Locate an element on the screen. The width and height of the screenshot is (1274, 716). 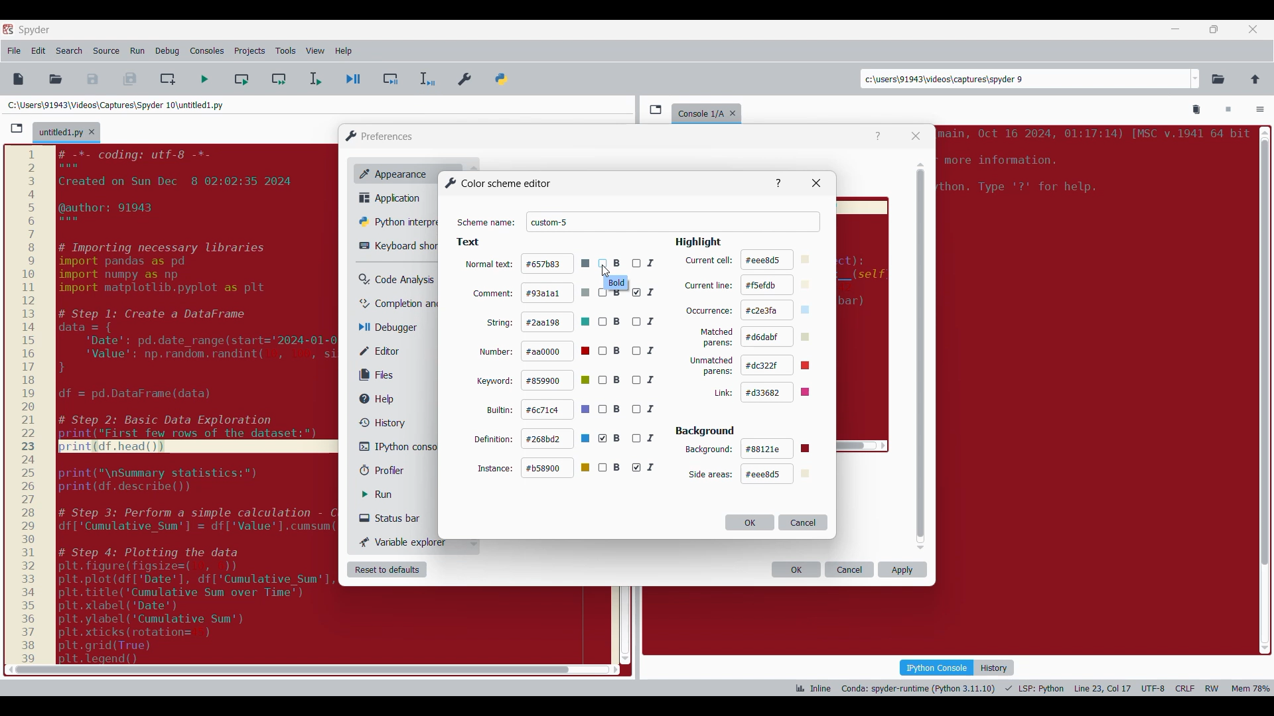
number is located at coordinates (497, 353).